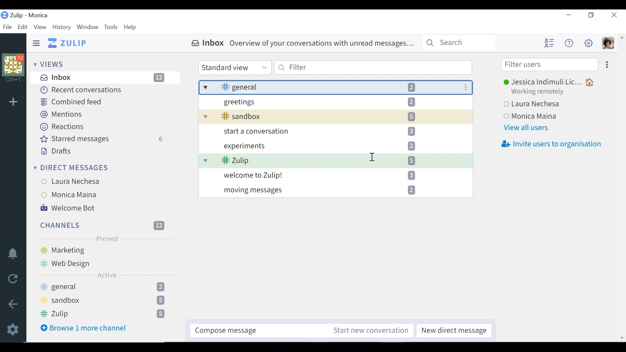 This screenshot has height=352, width=626. Describe the element at coordinates (62, 251) in the screenshot. I see `#Marketing` at that location.